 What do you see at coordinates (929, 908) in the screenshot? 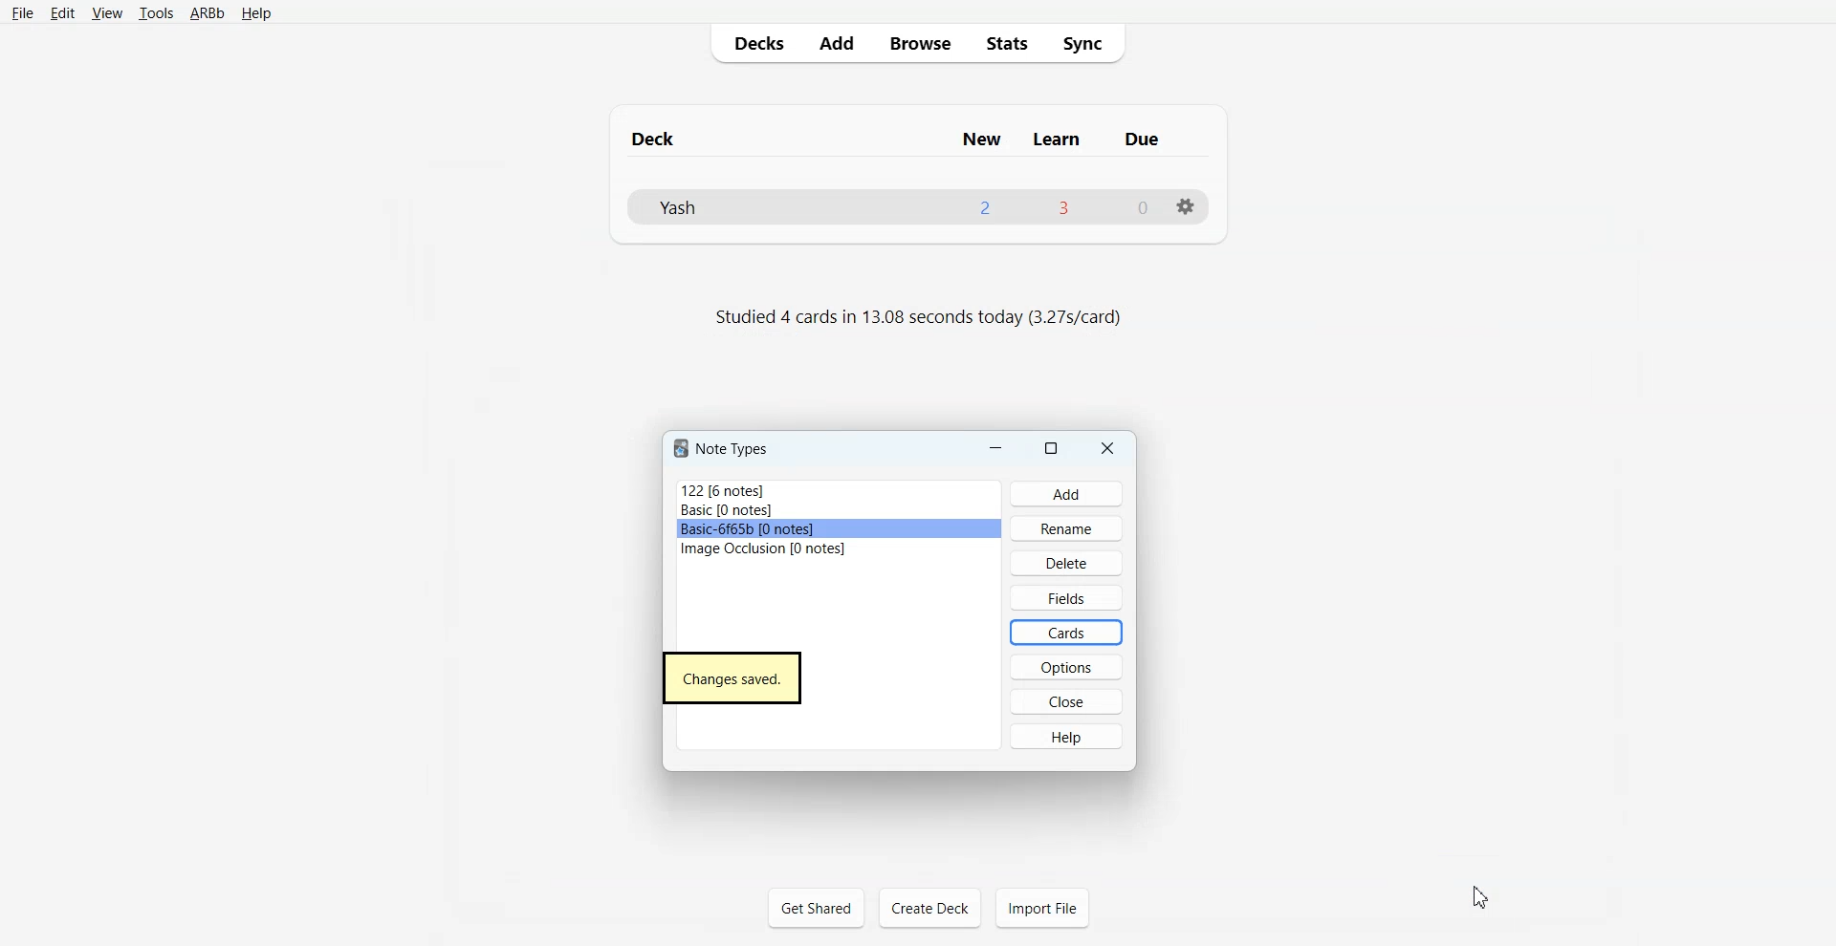
I see `Create Deck` at bounding box center [929, 908].